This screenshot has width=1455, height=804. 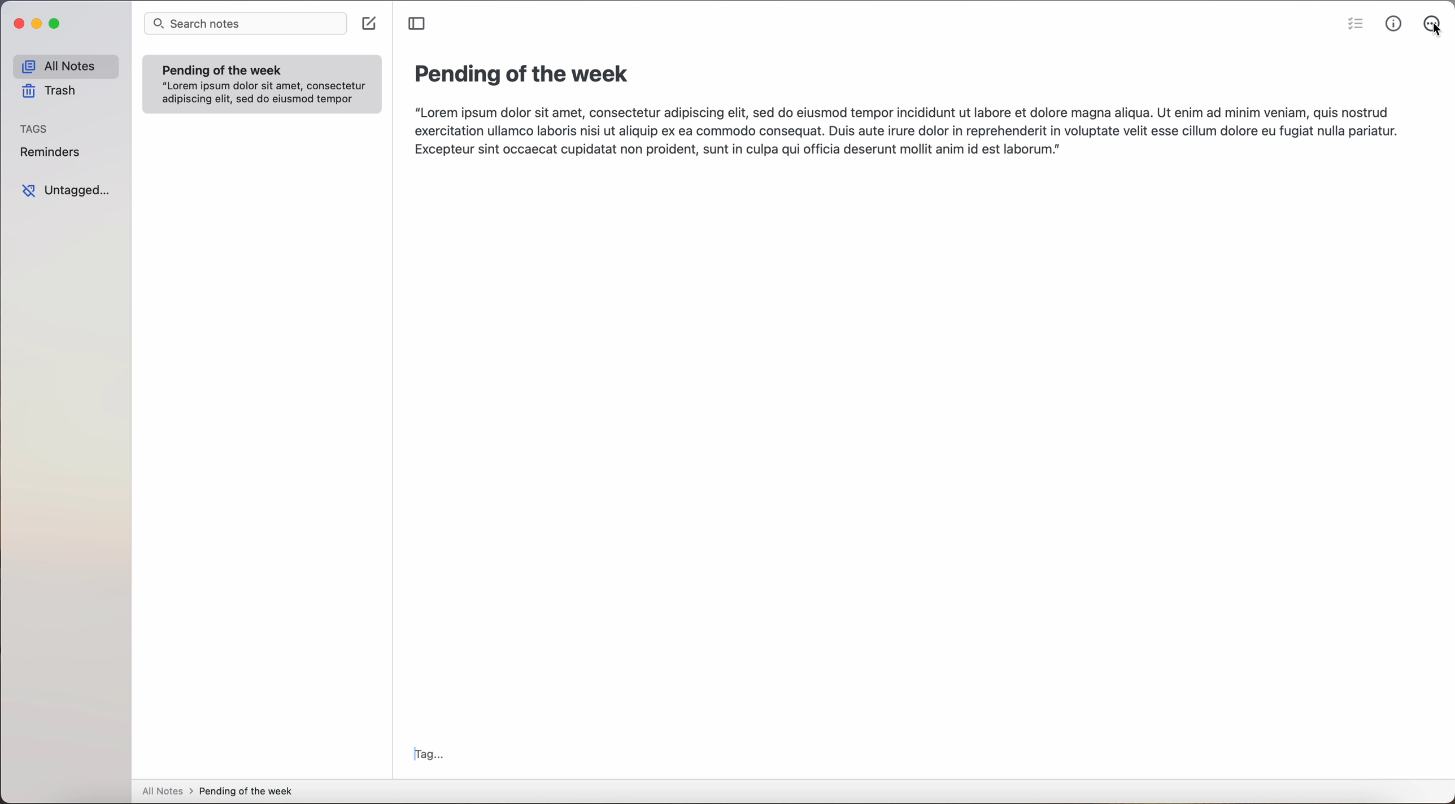 What do you see at coordinates (48, 91) in the screenshot?
I see `trash` at bounding box center [48, 91].